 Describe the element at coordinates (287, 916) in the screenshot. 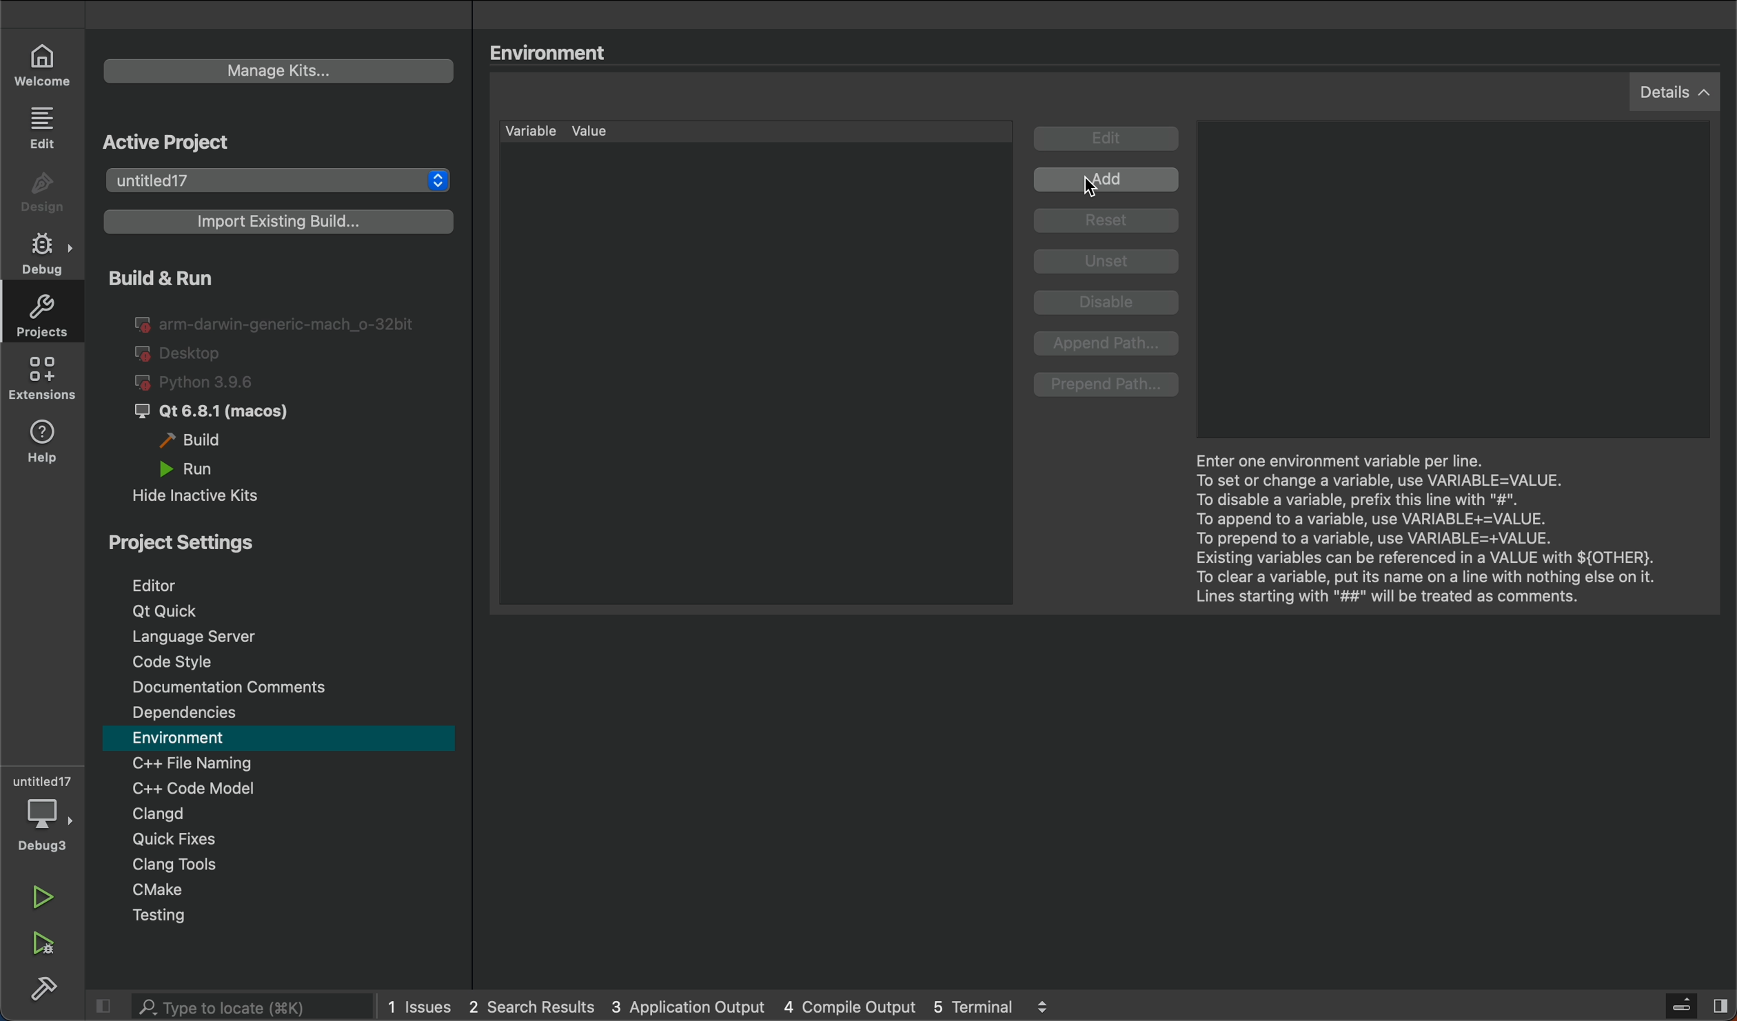

I see `testing` at that location.